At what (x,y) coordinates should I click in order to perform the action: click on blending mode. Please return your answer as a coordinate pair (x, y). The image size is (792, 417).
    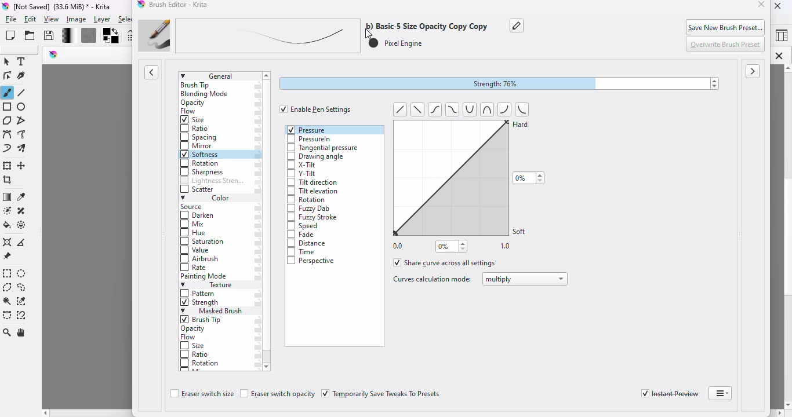
    Looking at the image, I should click on (205, 94).